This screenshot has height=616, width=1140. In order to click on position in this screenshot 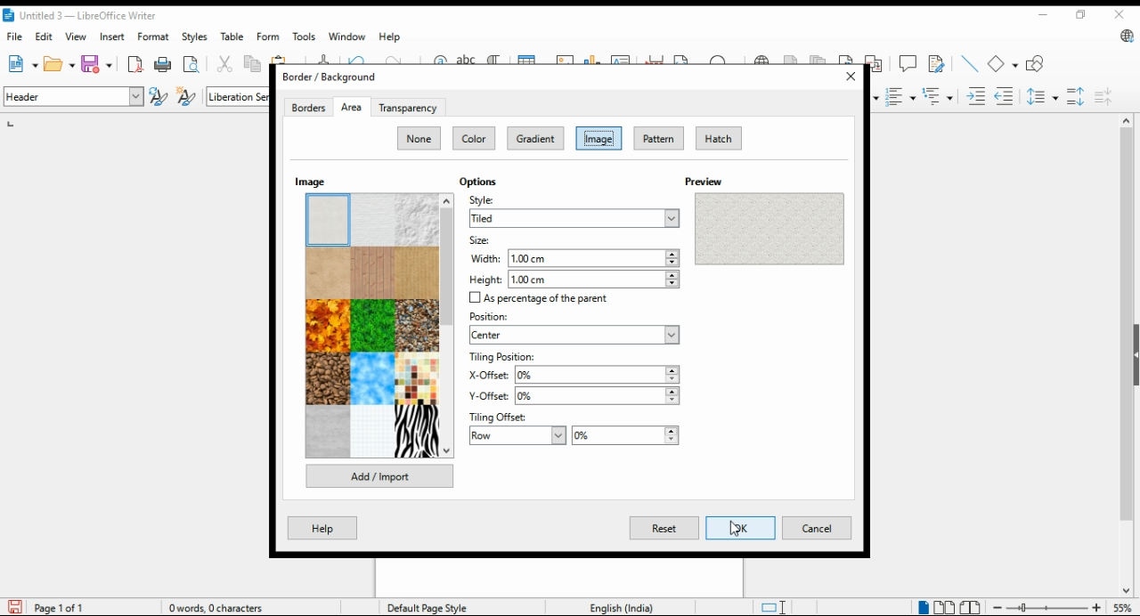, I will do `click(575, 328)`.